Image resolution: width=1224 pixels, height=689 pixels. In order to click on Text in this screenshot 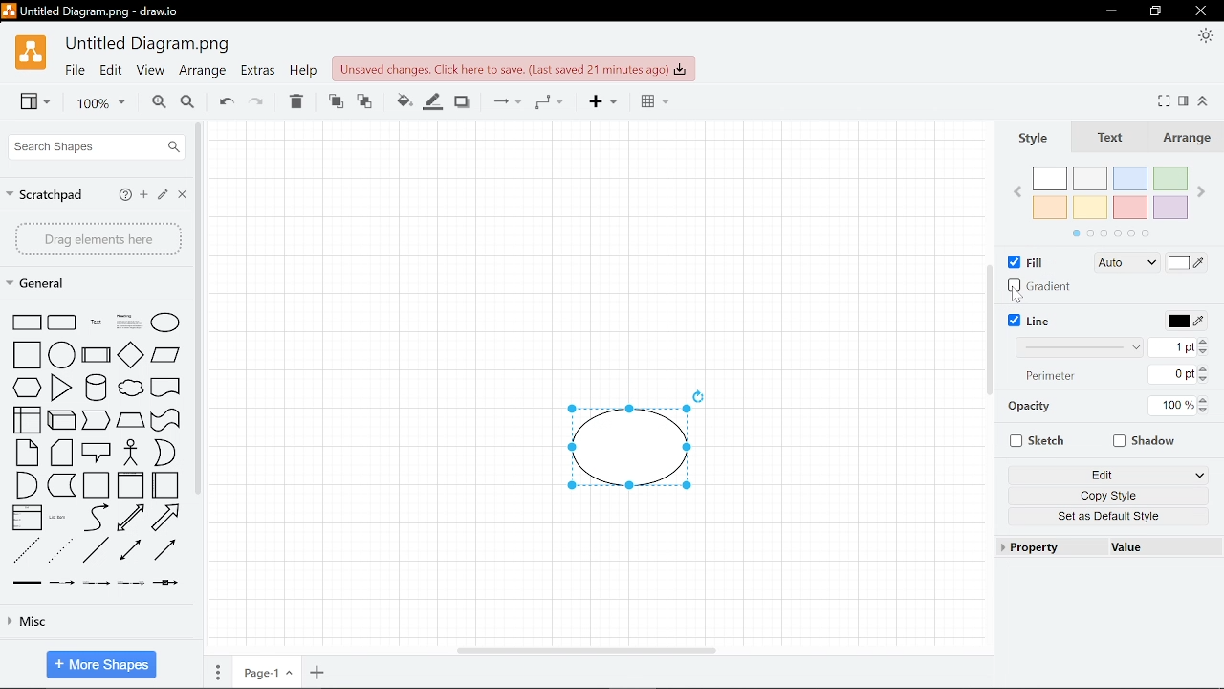, I will do `click(1107, 140)`.